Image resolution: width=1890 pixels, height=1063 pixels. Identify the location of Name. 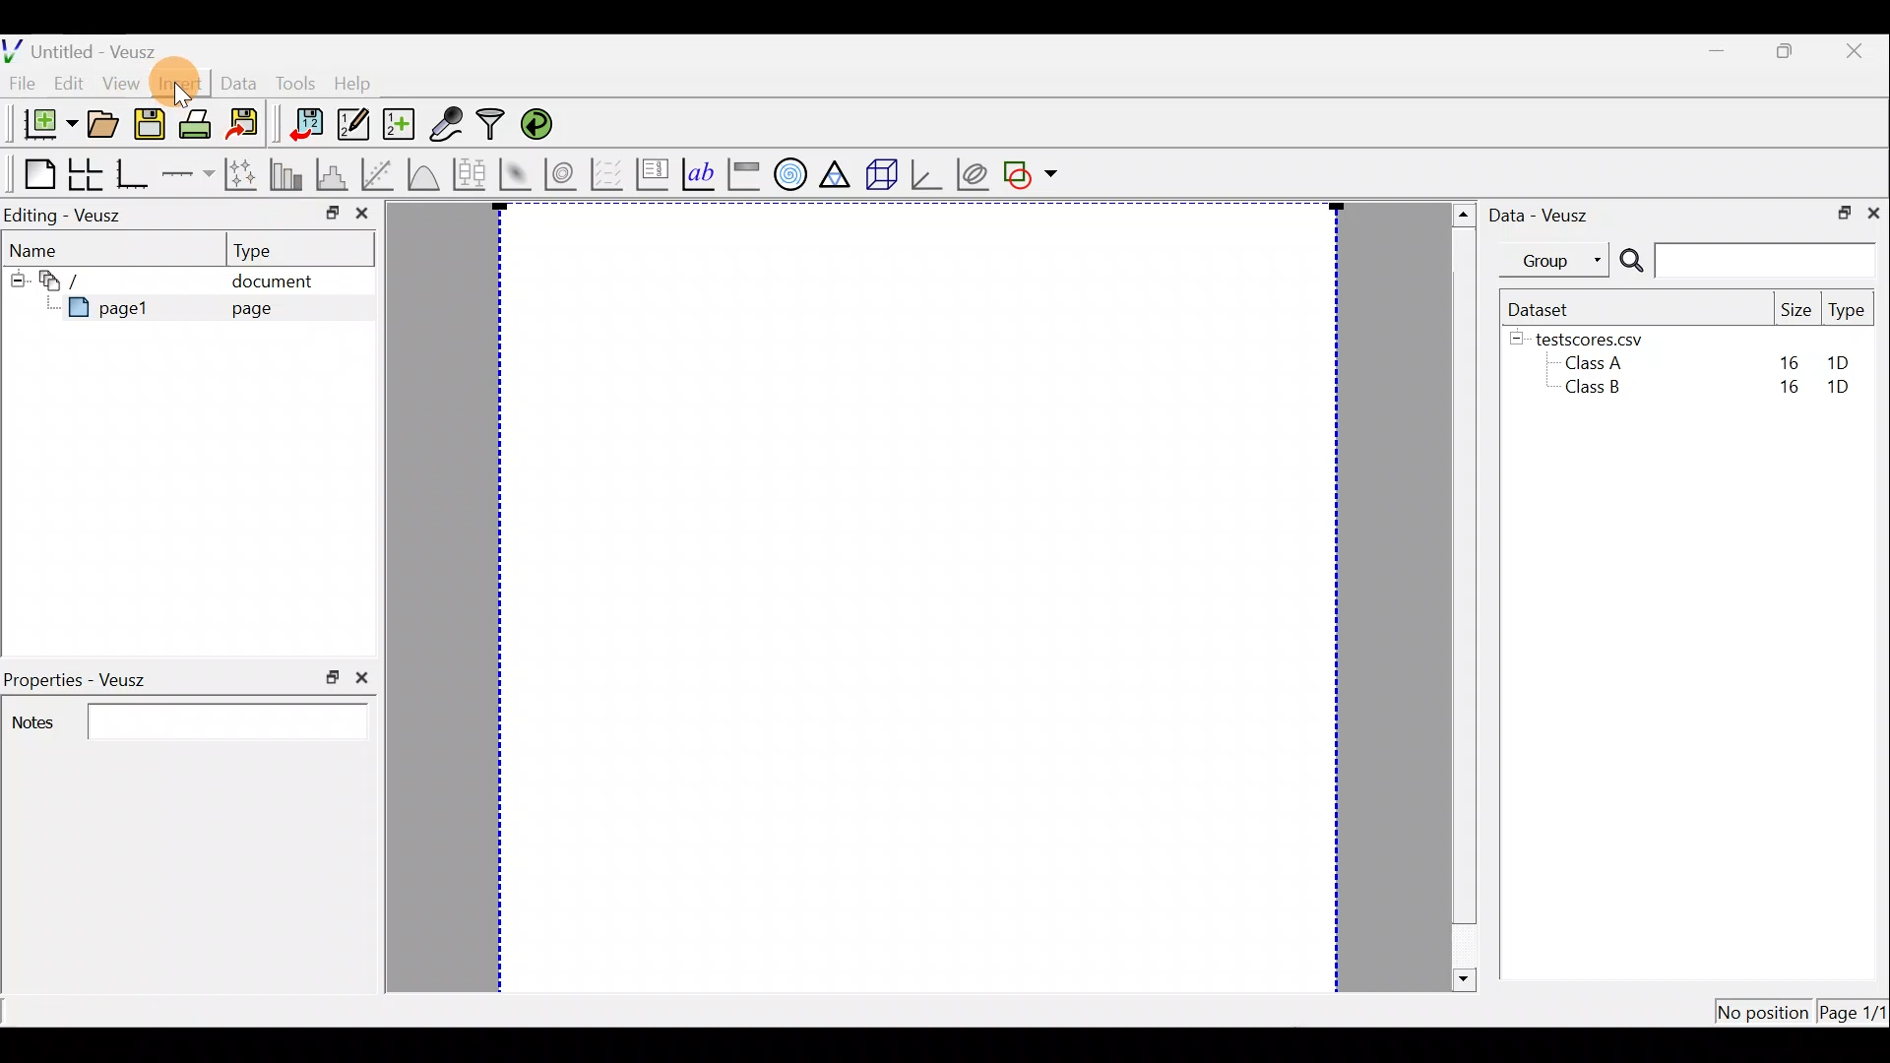
(59, 251).